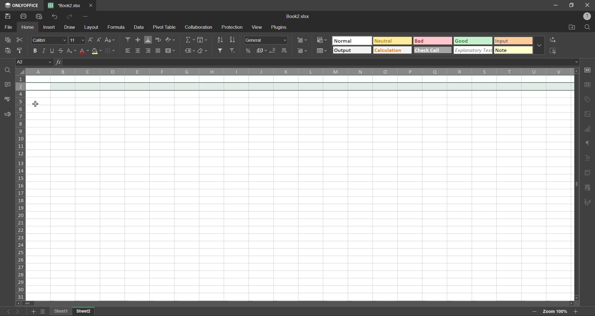 This screenshot has height=316, width=595. What do you see at coordinates (129, 50) in the screenshot?
I see `align left` at bounding box center [129, 50].